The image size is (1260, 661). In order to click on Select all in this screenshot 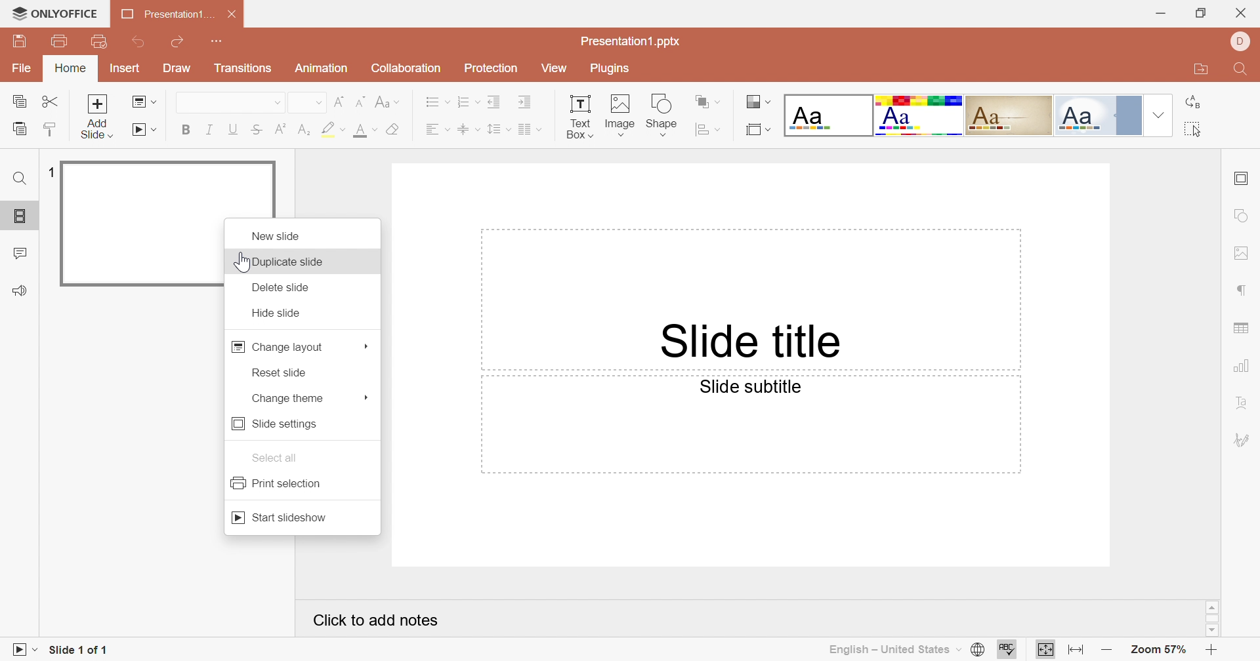, I will do `click(278, 458)`.